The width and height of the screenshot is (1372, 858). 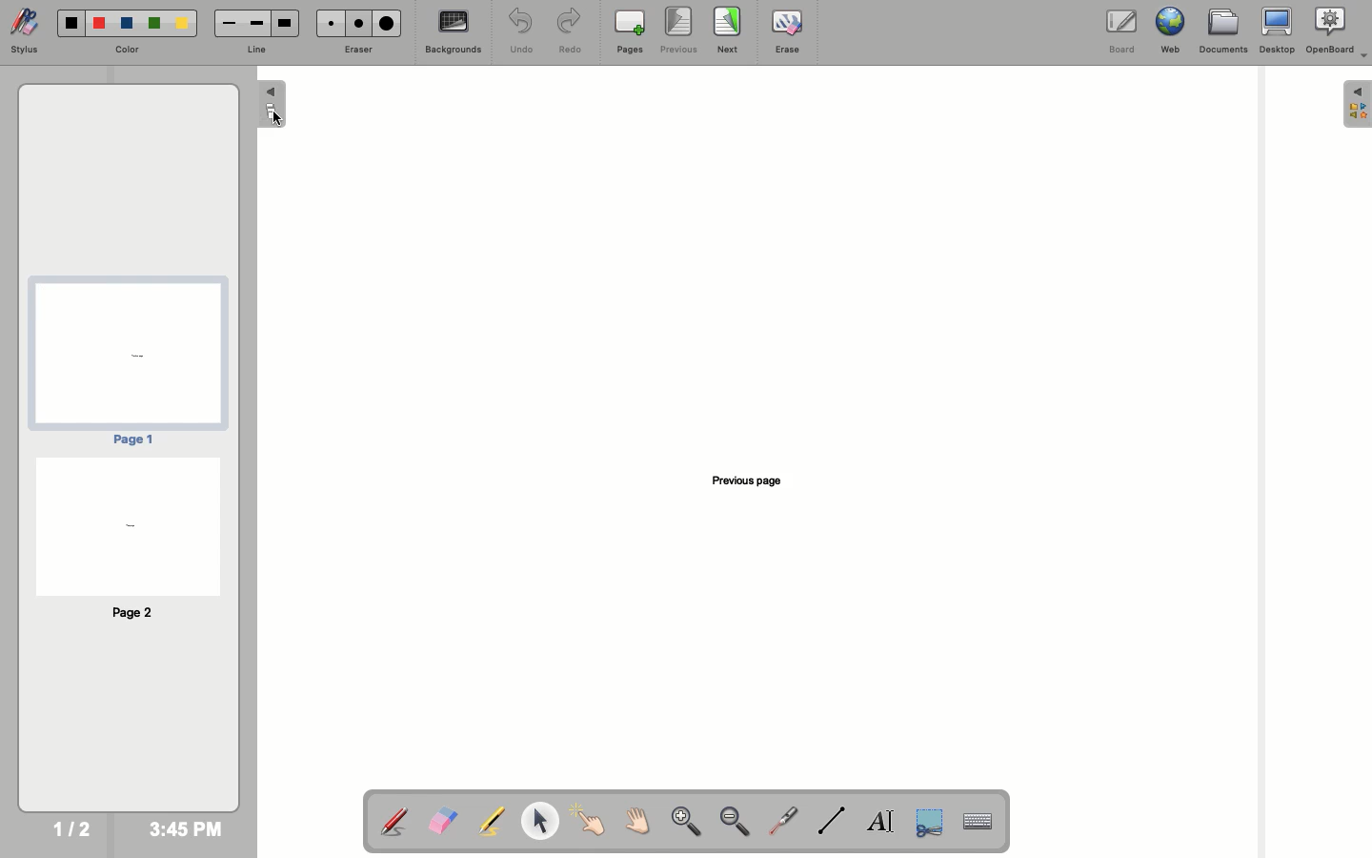 What do you see at coordinates (71, 828) in the screenshot?
I see `1/2` at bounding box center [71, 828].